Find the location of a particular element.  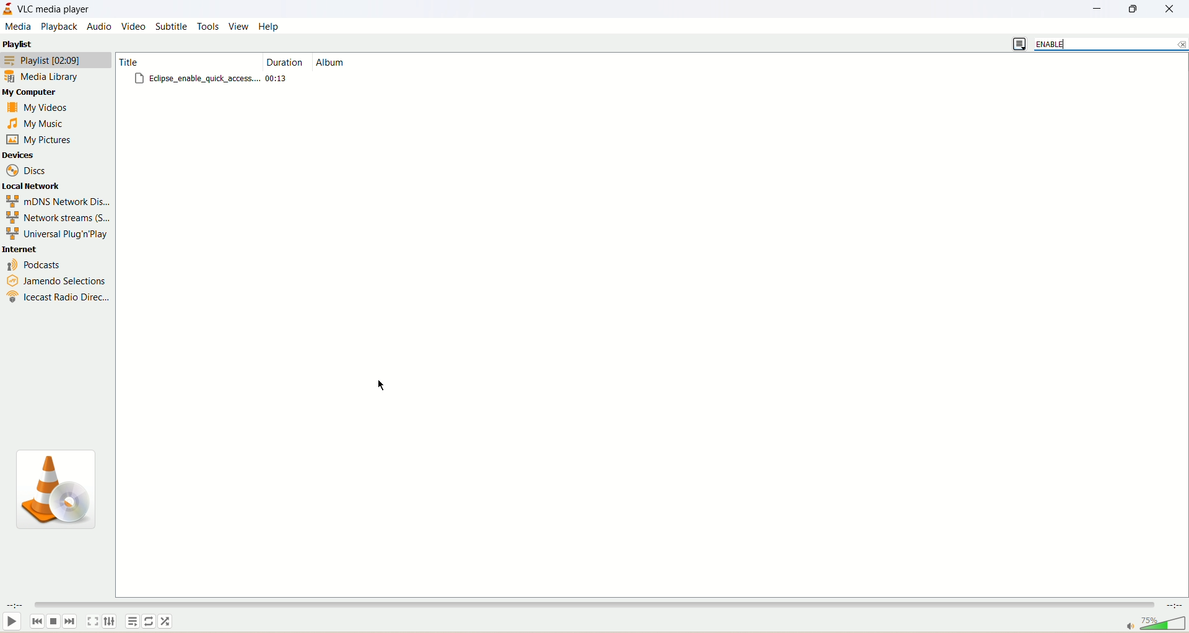

my videos is located at coordinates (38, 107).